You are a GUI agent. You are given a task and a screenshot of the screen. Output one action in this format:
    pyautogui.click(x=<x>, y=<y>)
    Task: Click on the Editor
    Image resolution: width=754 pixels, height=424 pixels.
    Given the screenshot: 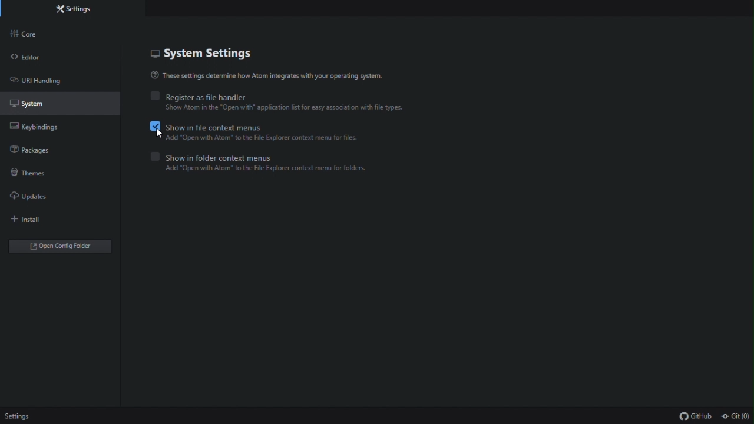 What is the action you would take?
    pyautogui.click(x=34, y=57)
    